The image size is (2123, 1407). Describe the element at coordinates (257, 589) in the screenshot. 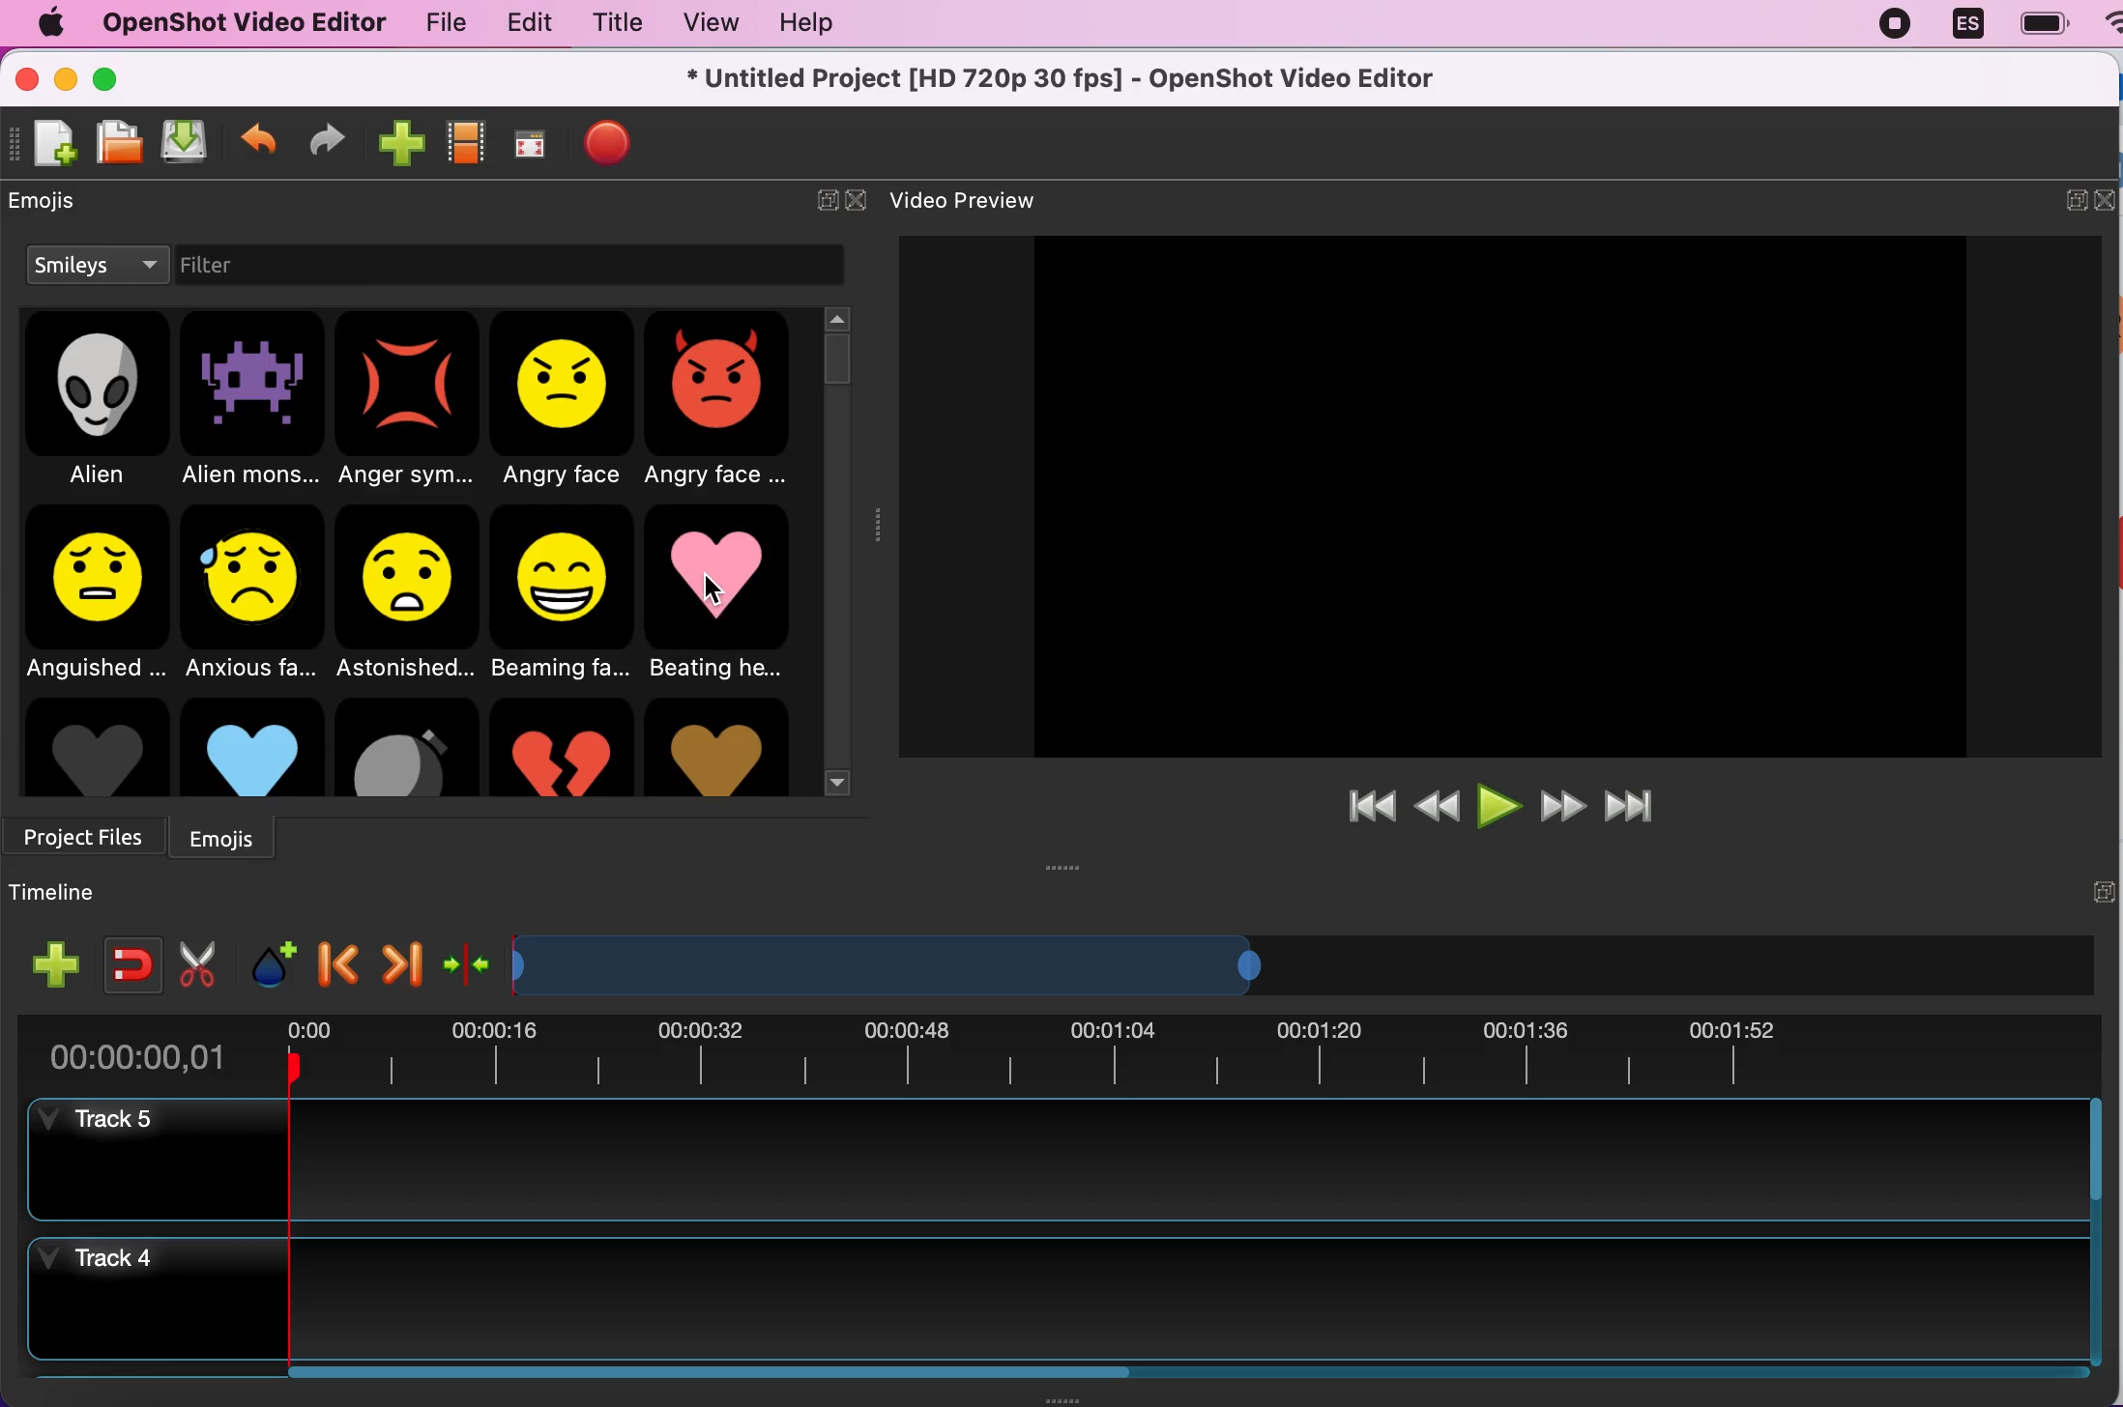

I see `anxious` at that location.